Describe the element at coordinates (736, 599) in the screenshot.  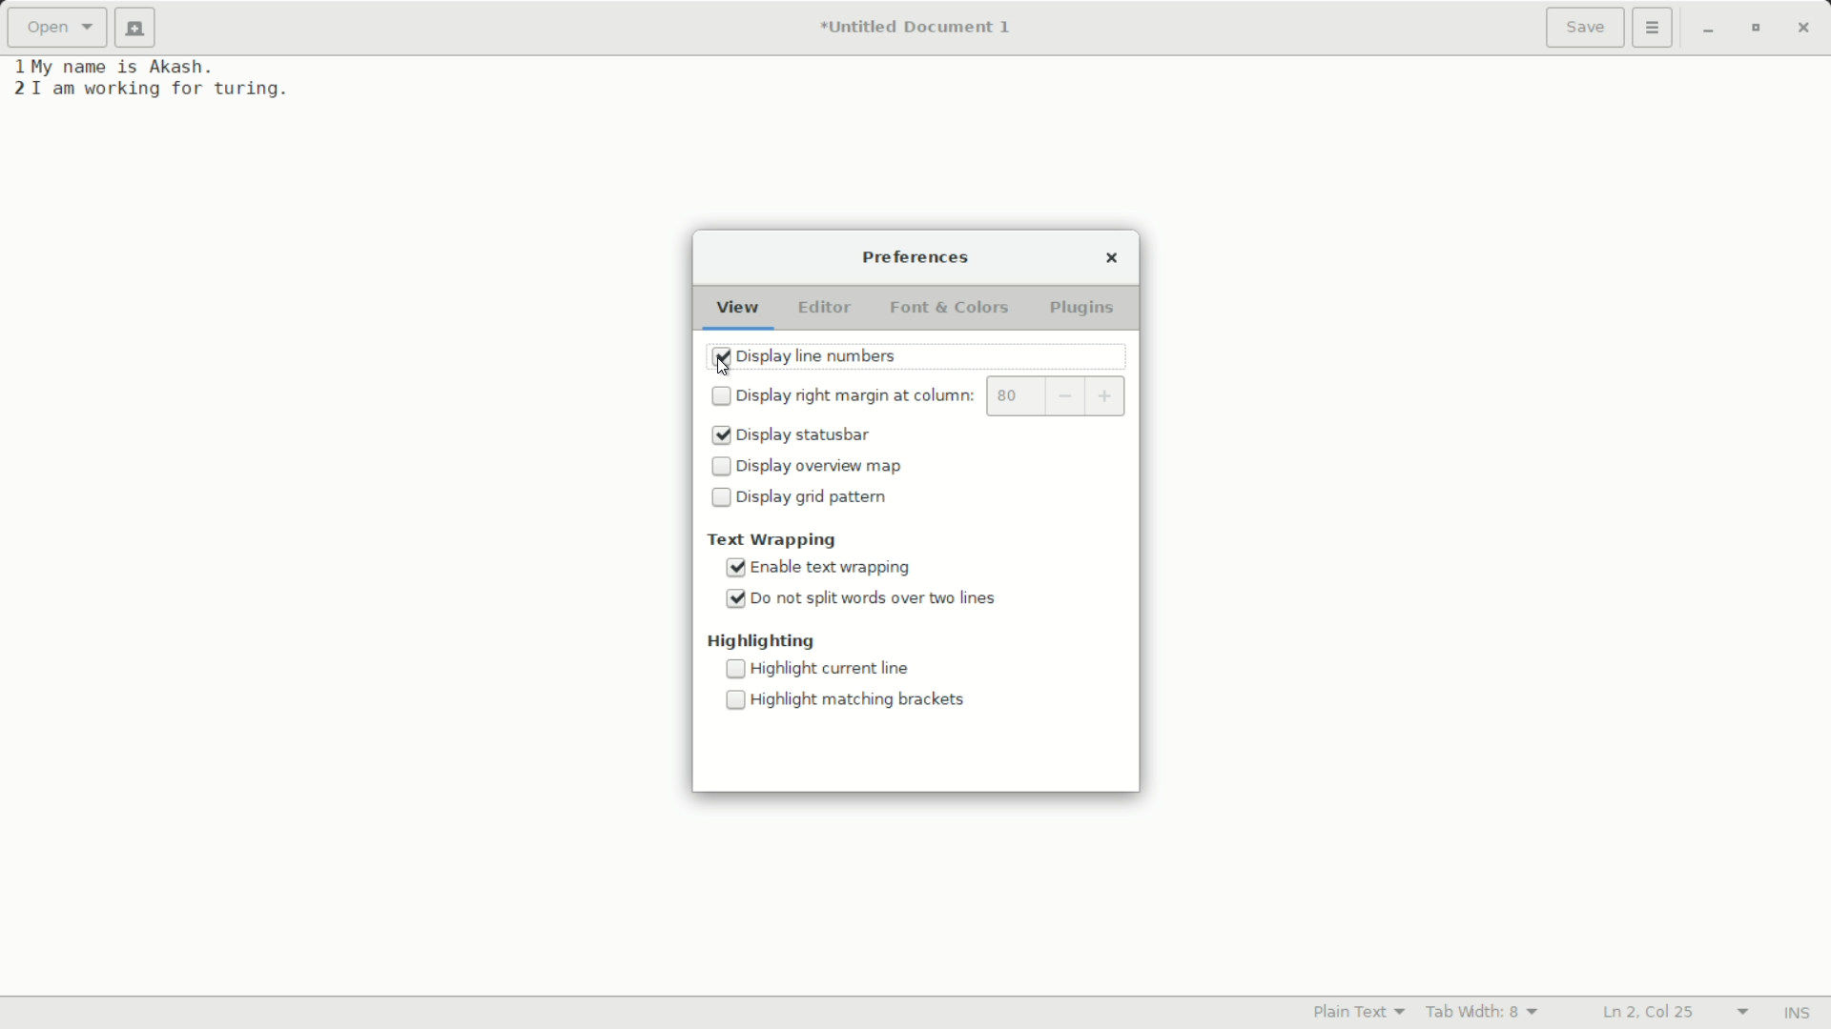
I see `checked checkbox` at that location.